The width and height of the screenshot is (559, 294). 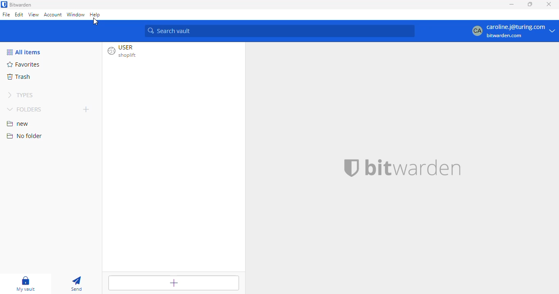 I want to click on caroline.j@turing.com bitwarden.com, so click(x=521, y=31).